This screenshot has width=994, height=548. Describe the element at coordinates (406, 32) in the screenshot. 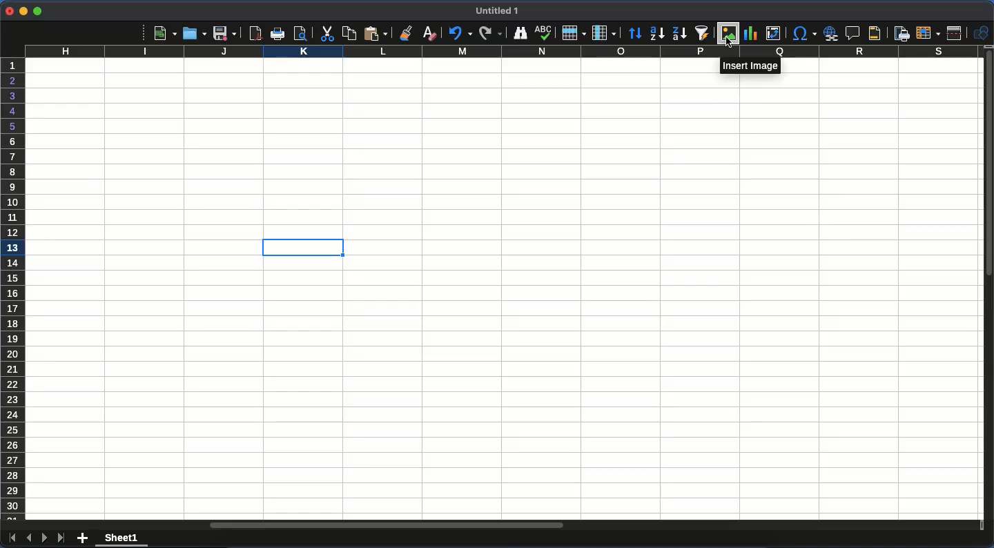

I see `clone formatting` at that location.